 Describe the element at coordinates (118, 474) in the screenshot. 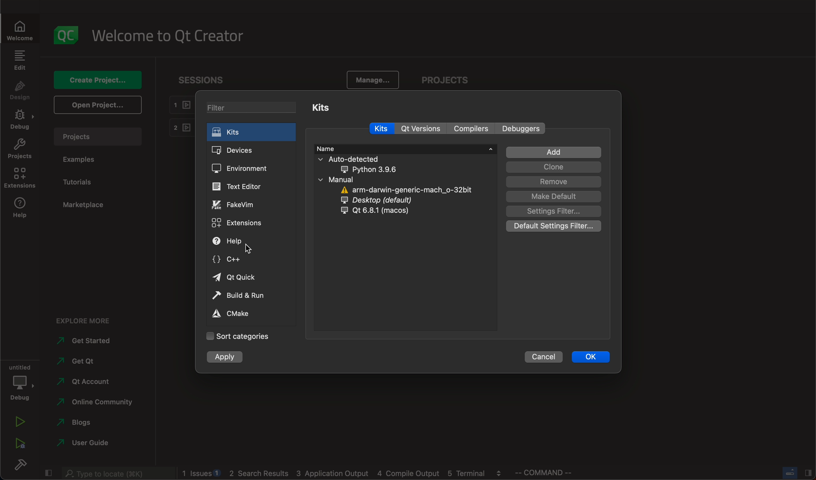

I see `search bar` at that location.